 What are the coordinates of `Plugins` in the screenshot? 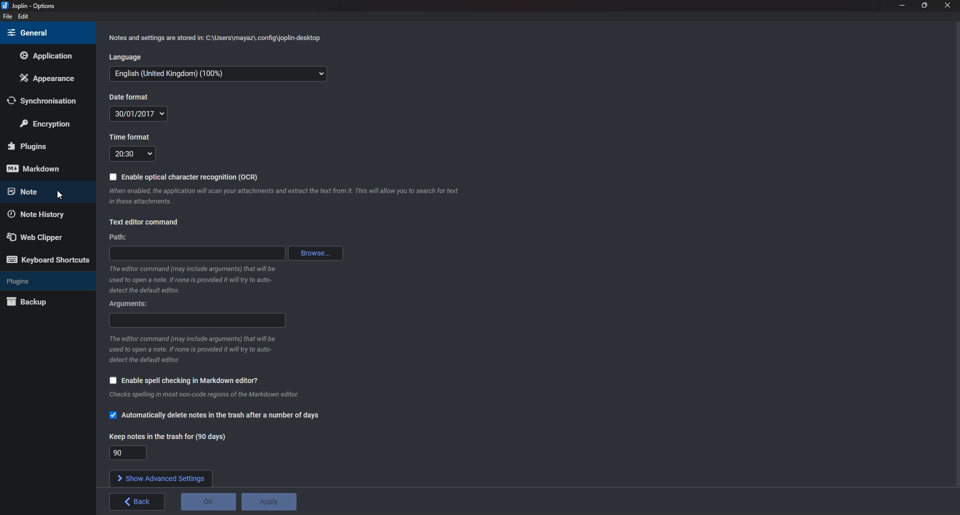 It's located at (43, 280).